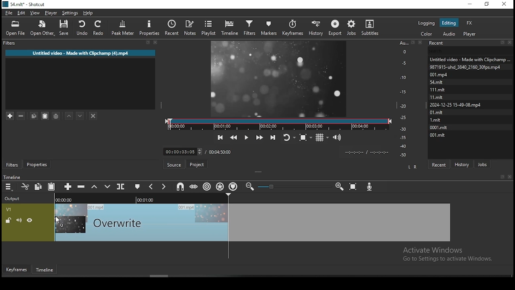 Image resolution: width=515 pixels, height=290 pixels. What do you see at coordinates (173, 27) in the screenshot?
I see `recent` at bounding box center [173, 27].